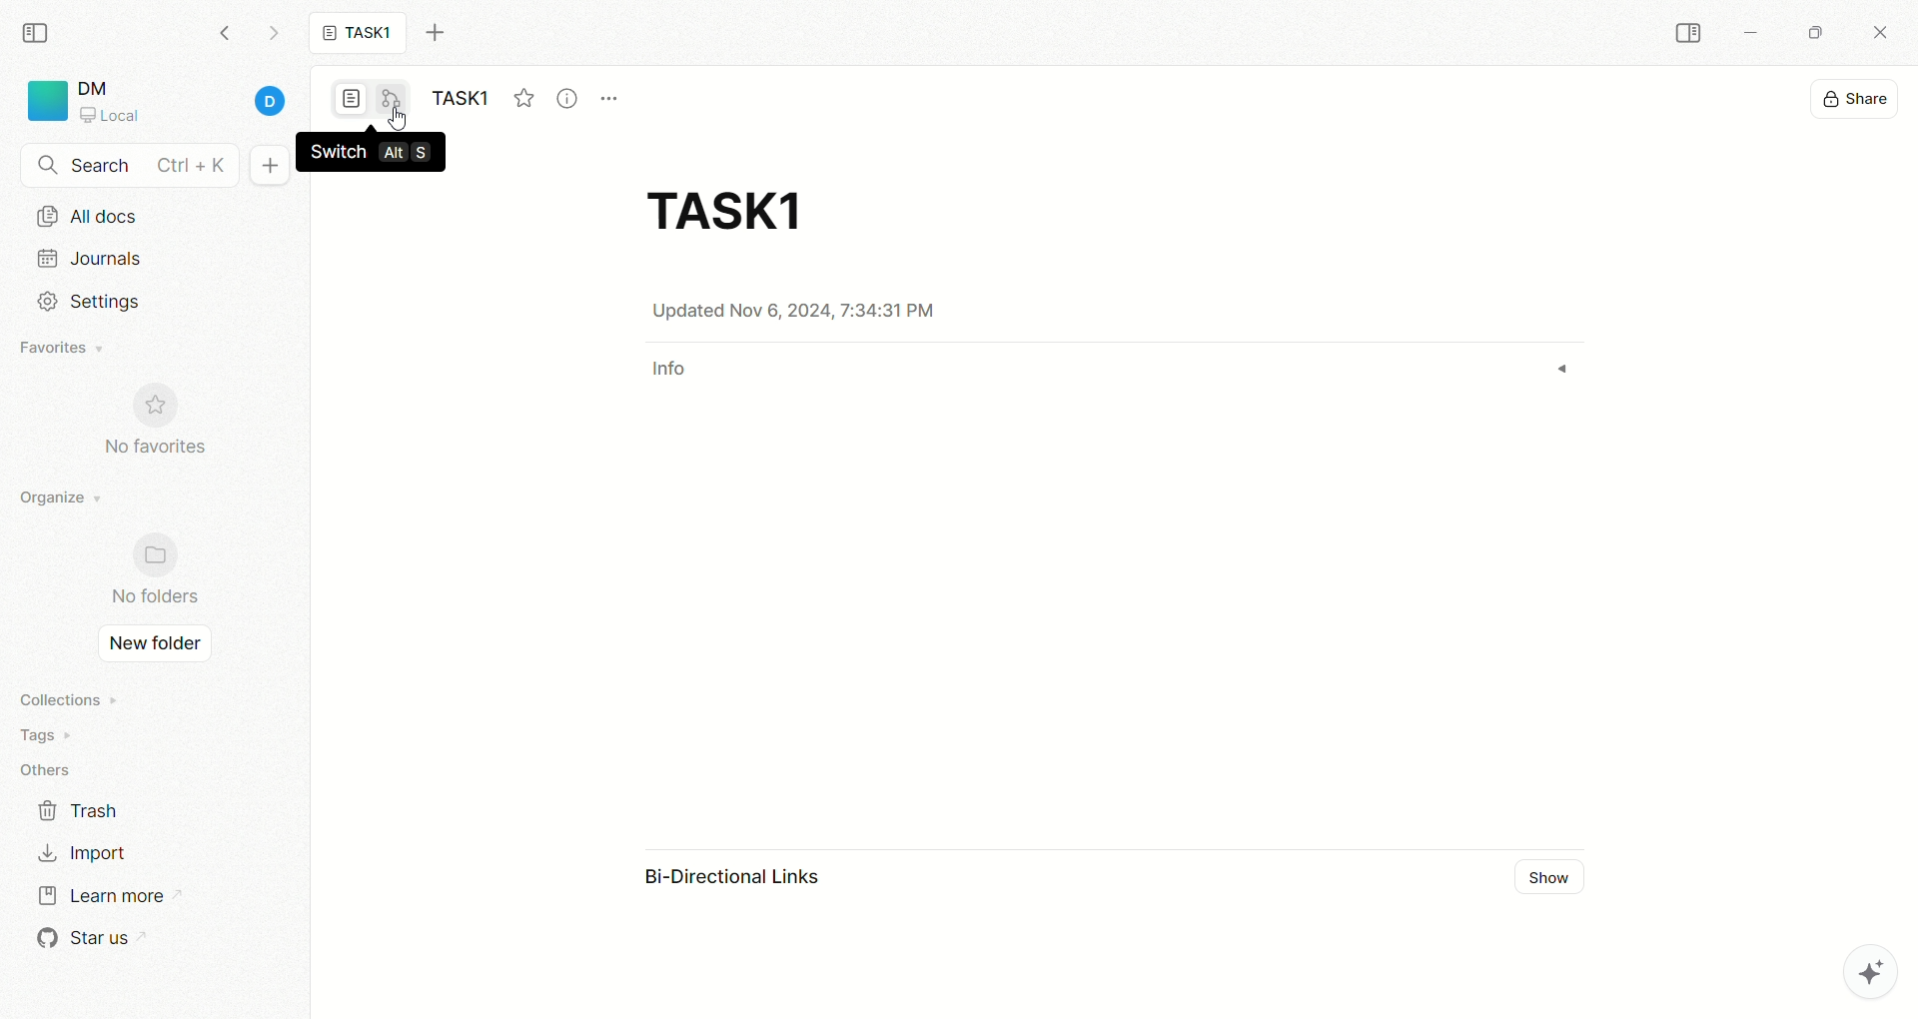  Describe the element at coordinates (146, 571) in the screenshot. I see `no folder` at that location.